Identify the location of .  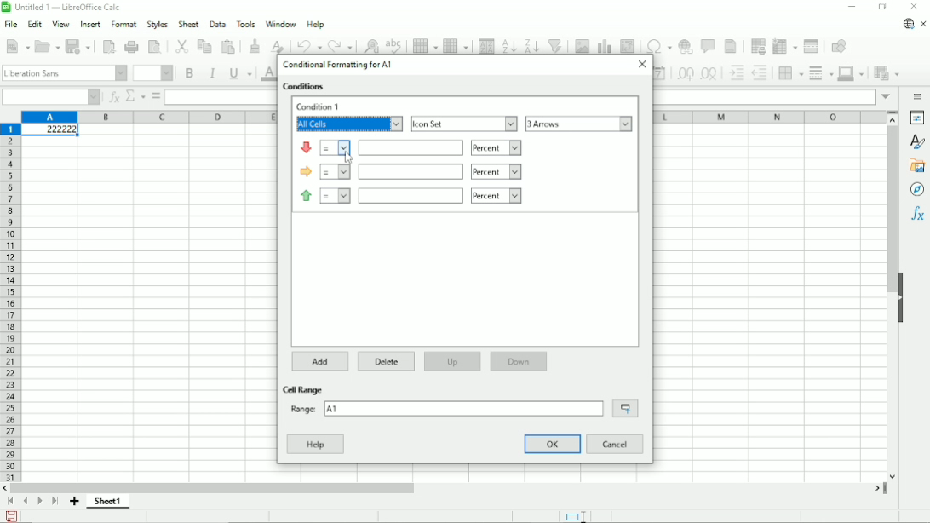
(914, 7).